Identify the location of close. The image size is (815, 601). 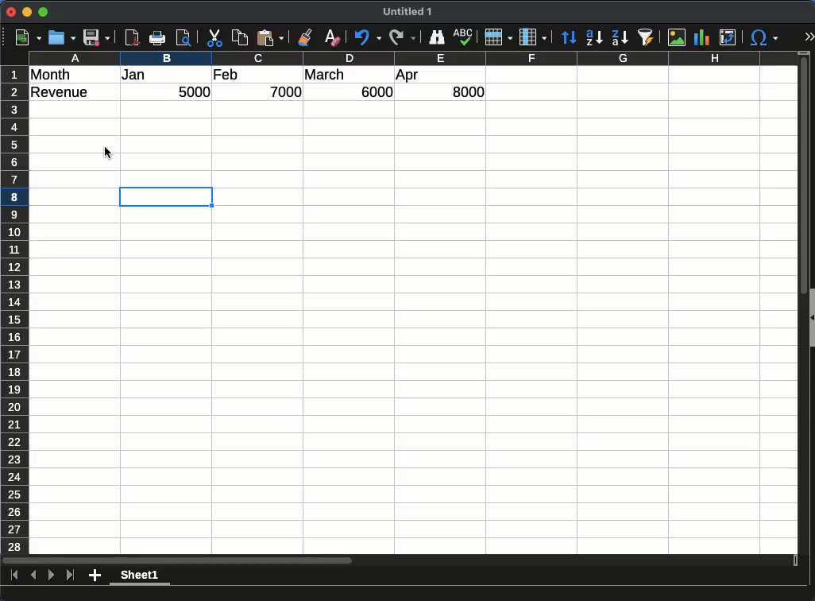
(11, 12).